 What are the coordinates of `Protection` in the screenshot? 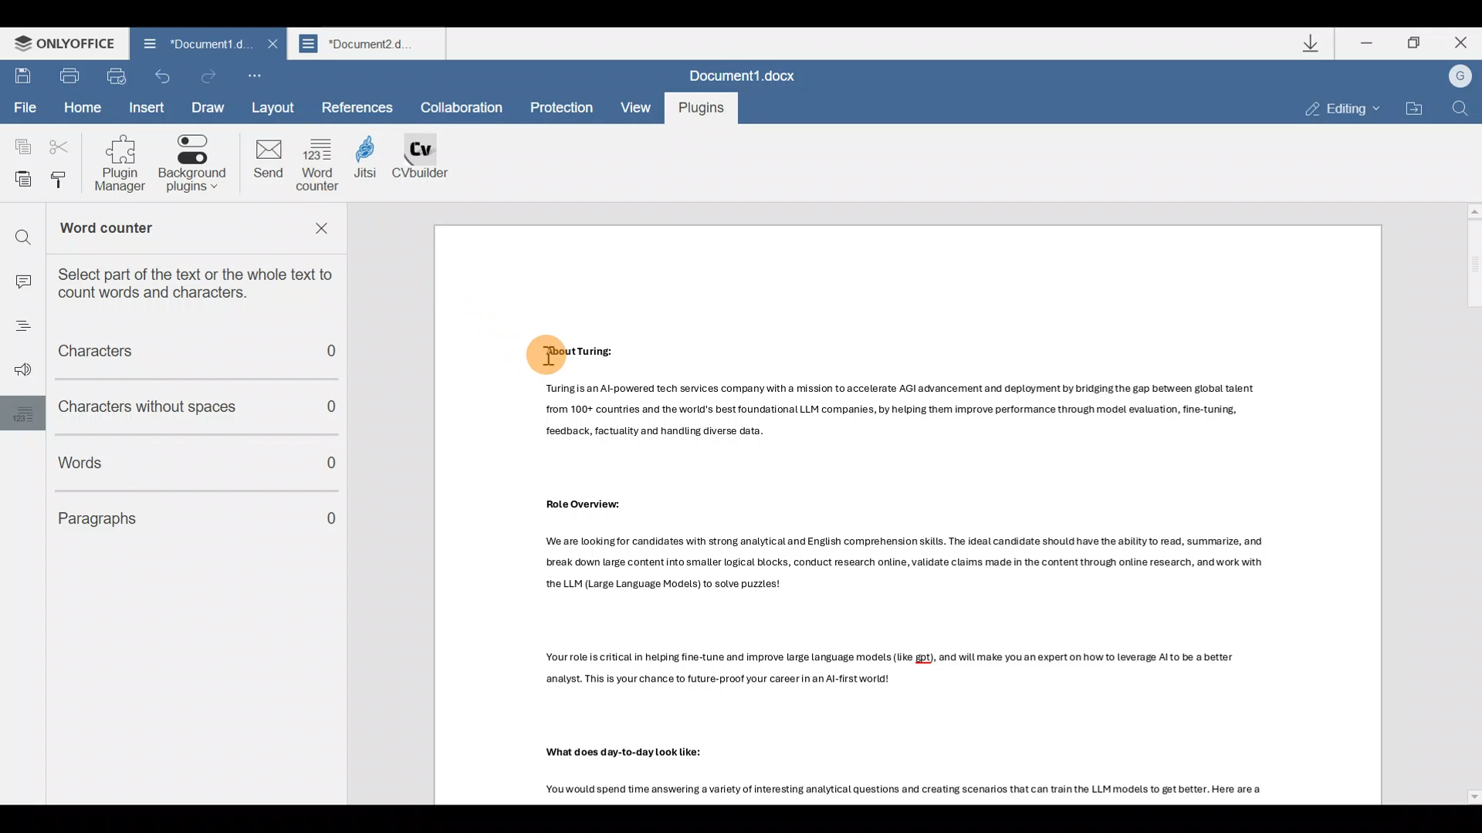 It's located at (561, 106).